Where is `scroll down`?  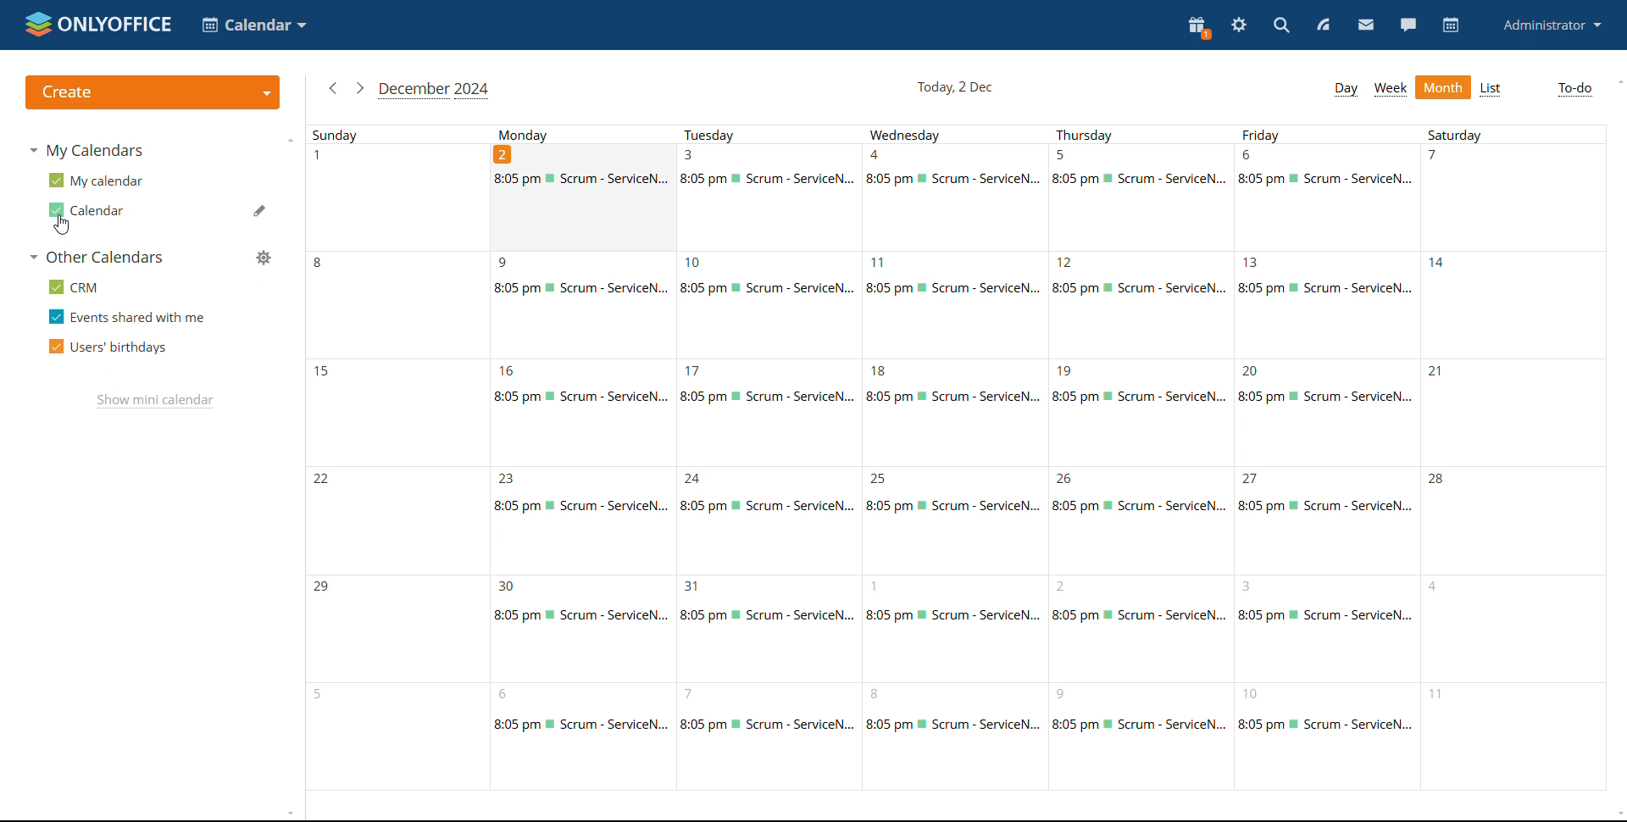 scroll down is located at coordinates (1617, 814).